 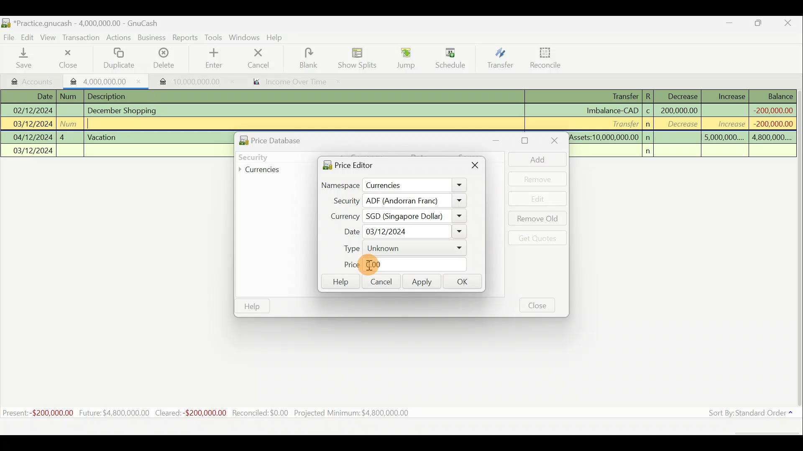 I want to click on Business, so click(x=152, y=38).